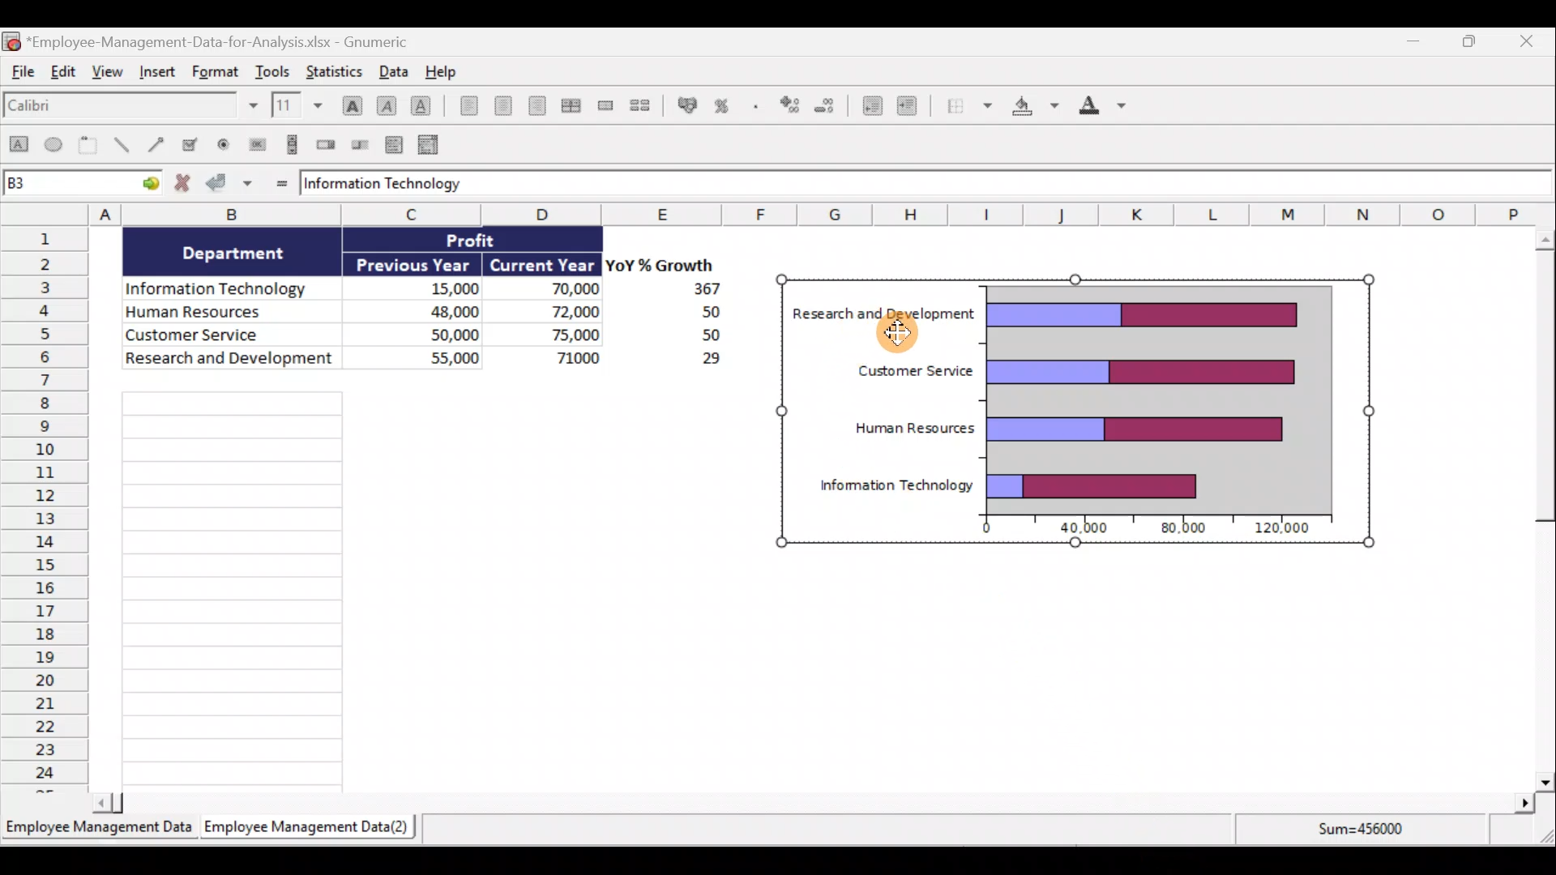  Describe the element at coordinates (54, 143) in the screenshot. I see `Create an ellipse object` at that location.